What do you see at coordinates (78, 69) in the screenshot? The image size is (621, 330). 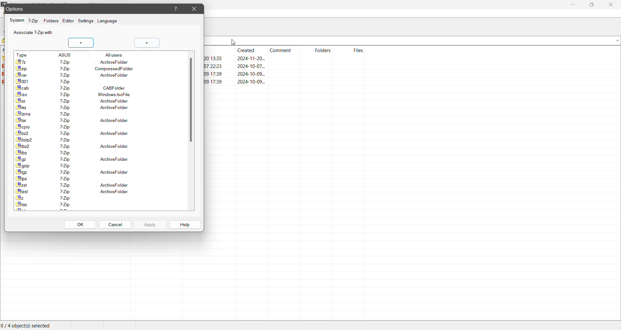 I see `Compresses folder` at bounding box center [78, 69].